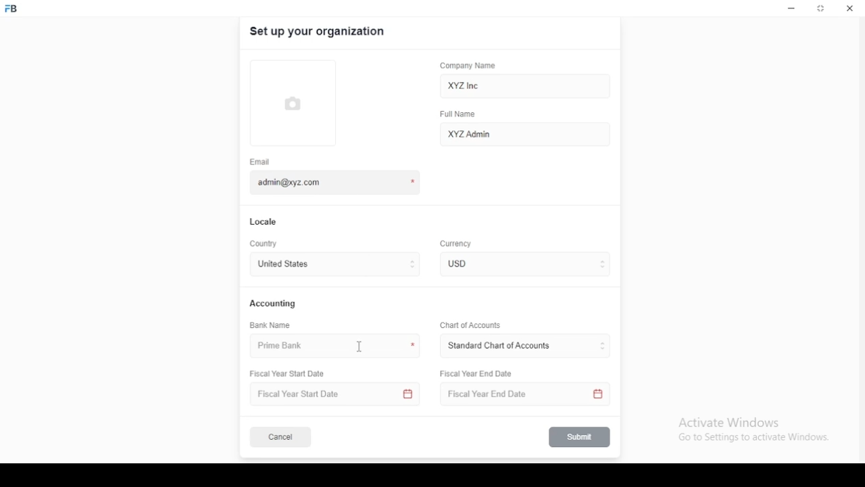 The width and height of the screenshot is (865, 487). I want to click on XYZ Admin, so click(525, 133).